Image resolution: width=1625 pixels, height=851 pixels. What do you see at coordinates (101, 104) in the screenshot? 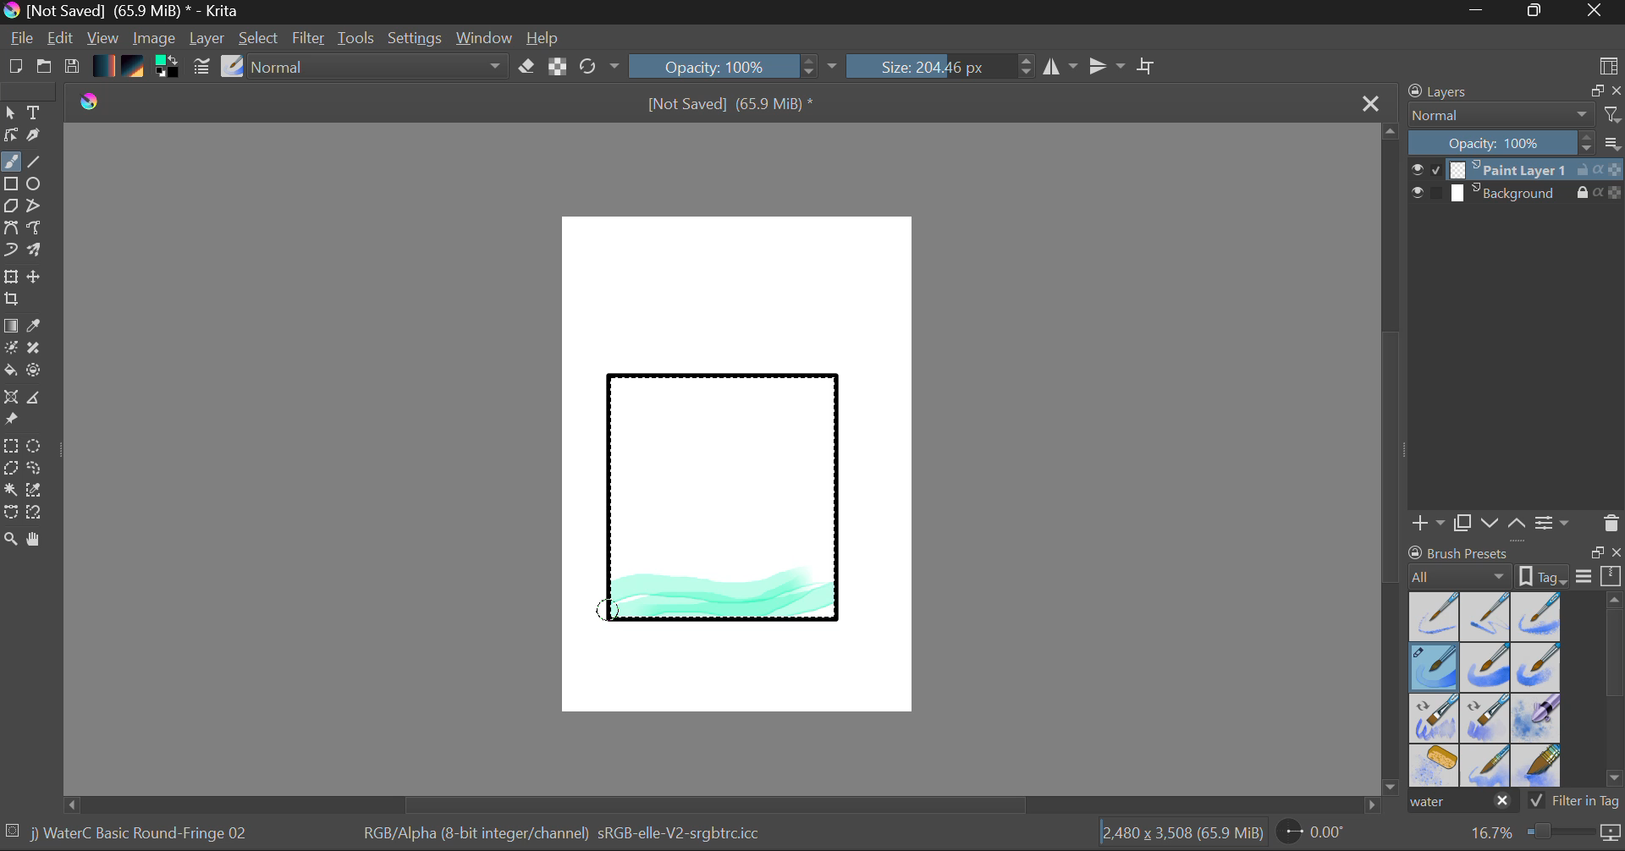
I see `logo` at bounding box center [101, 104].